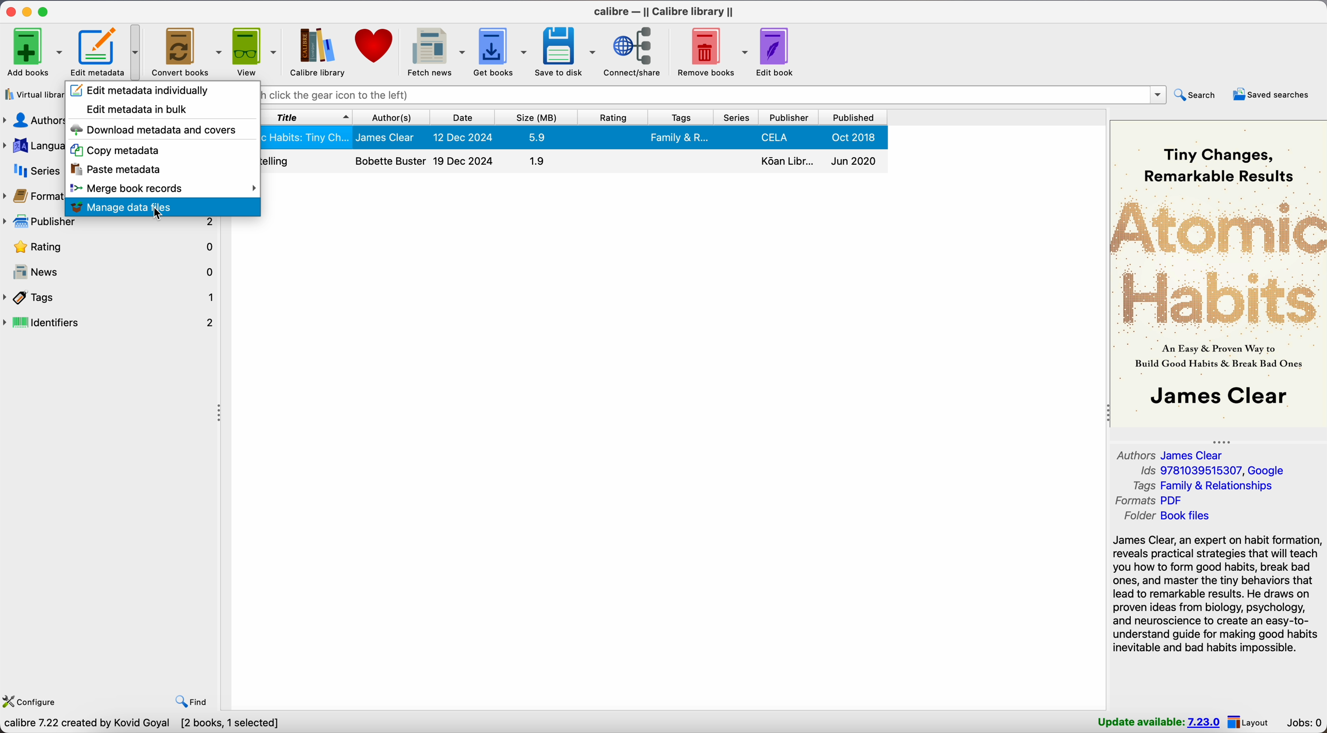  I want to click on date, so click(463, 117).